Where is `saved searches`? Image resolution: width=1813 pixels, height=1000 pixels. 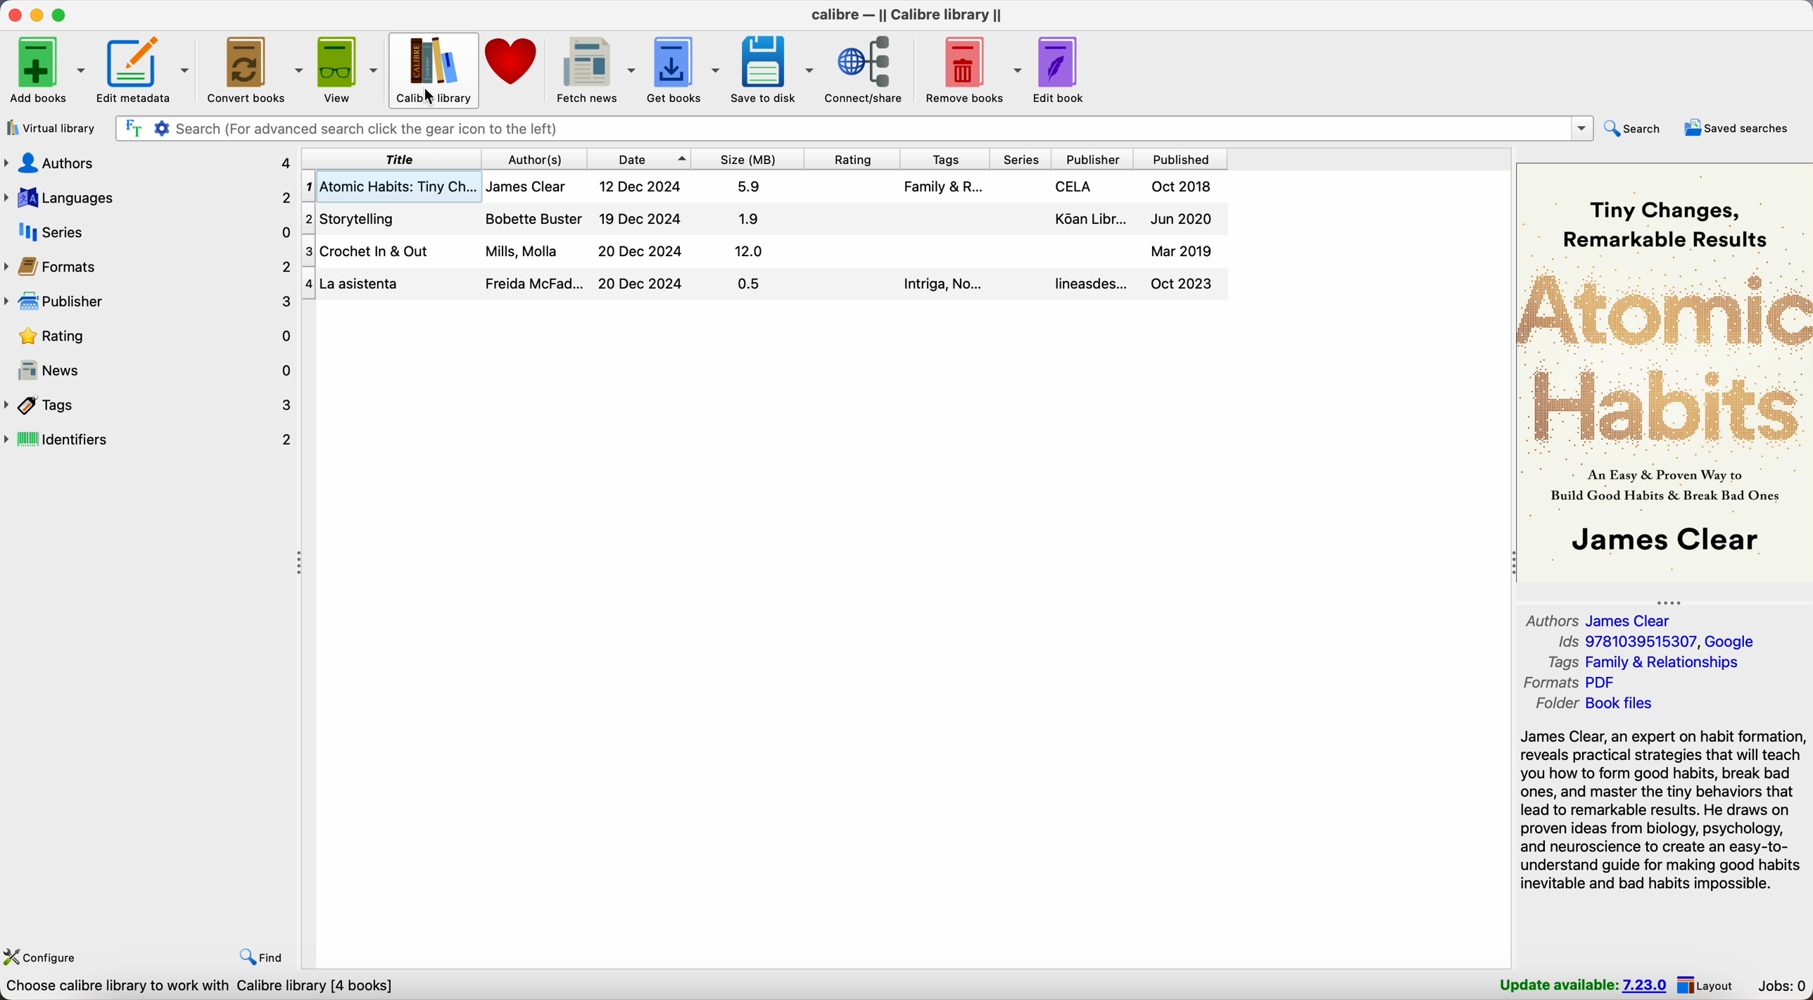 saved searches is located at coordinates (1737, 129).